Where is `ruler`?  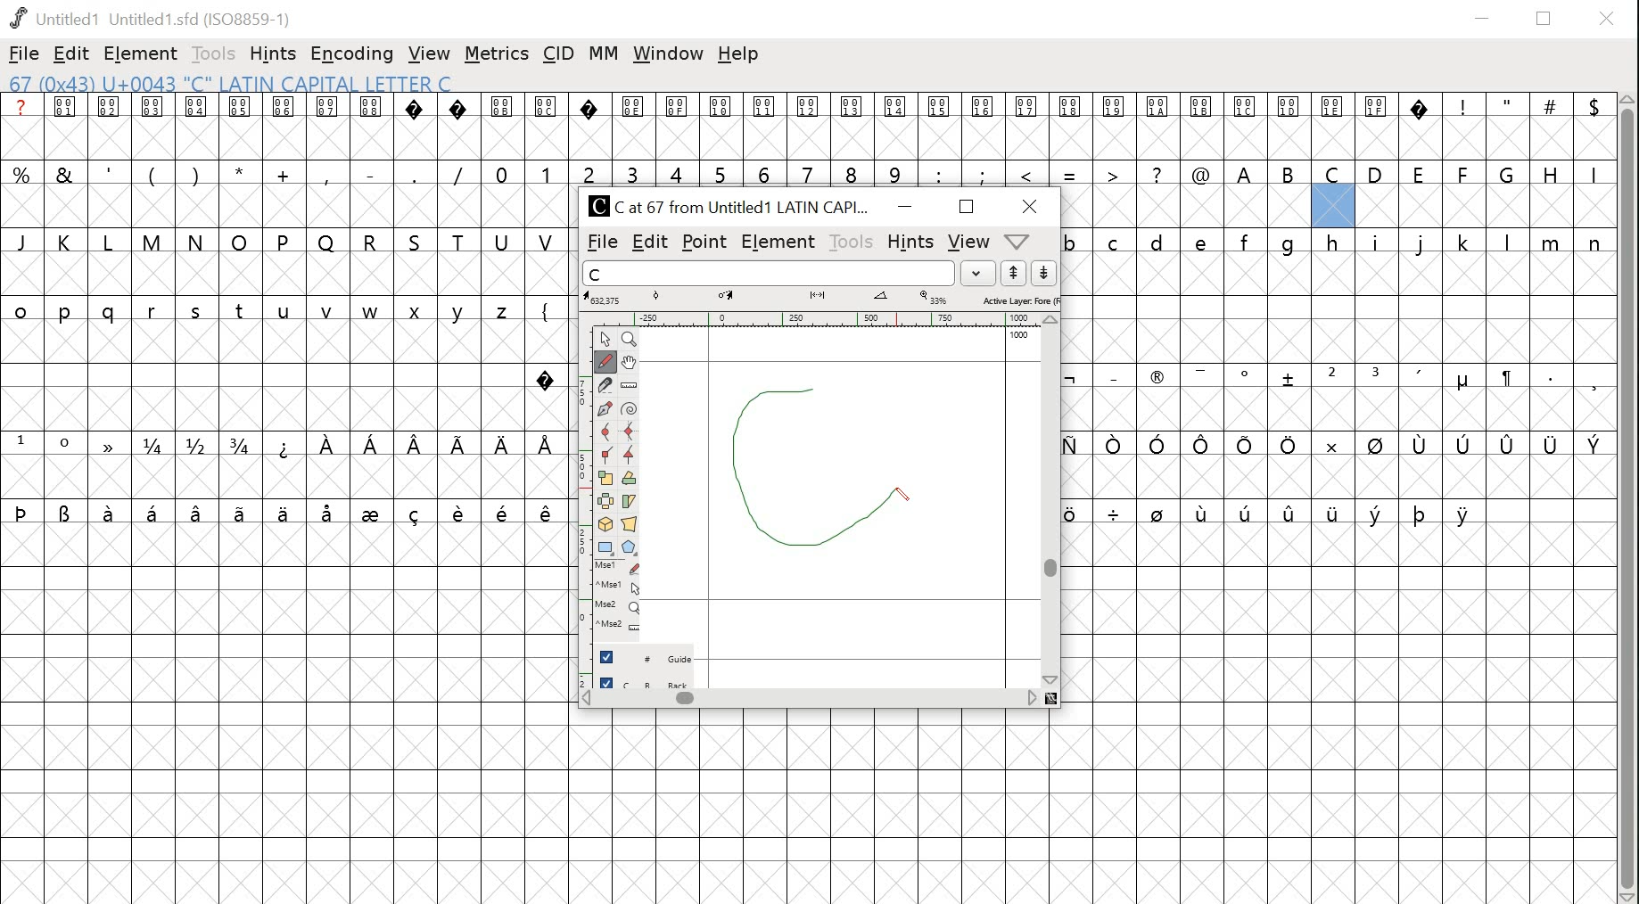
ruler is located at coordinates (631, 386).